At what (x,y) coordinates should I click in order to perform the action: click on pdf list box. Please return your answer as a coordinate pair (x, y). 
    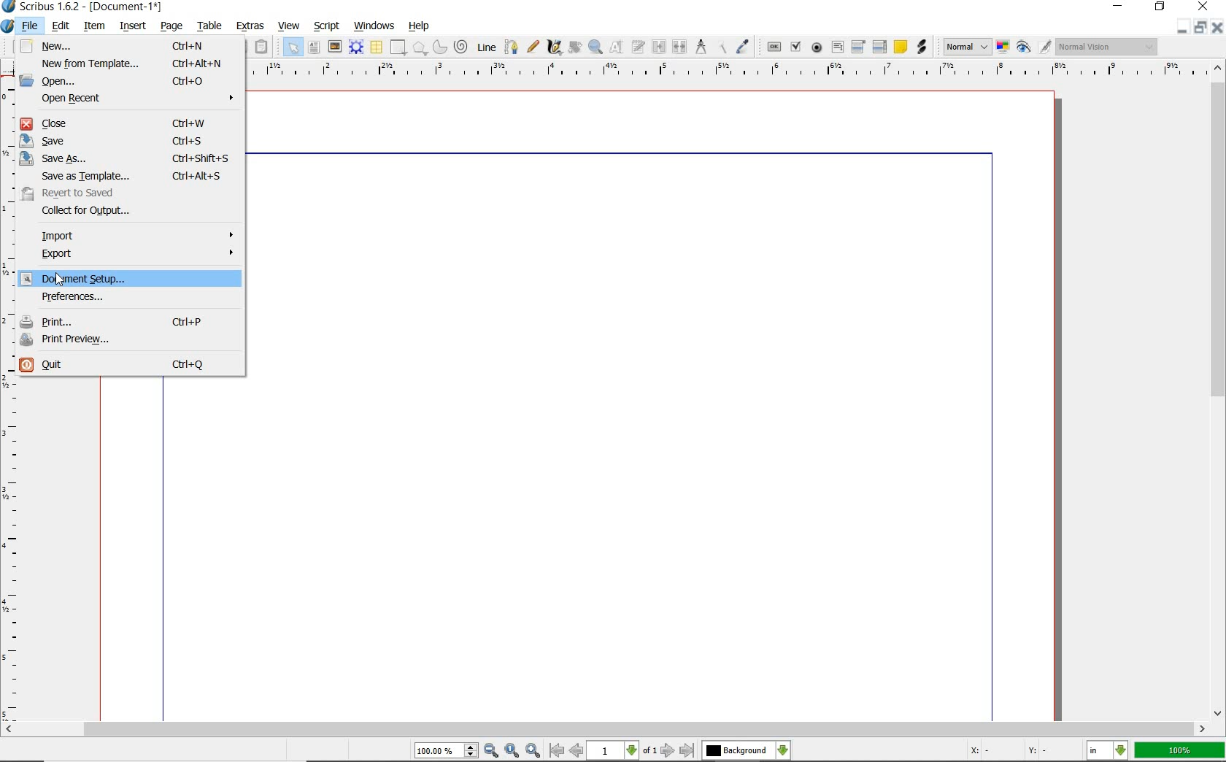
    Looking at the image, I should click on (879, 47).